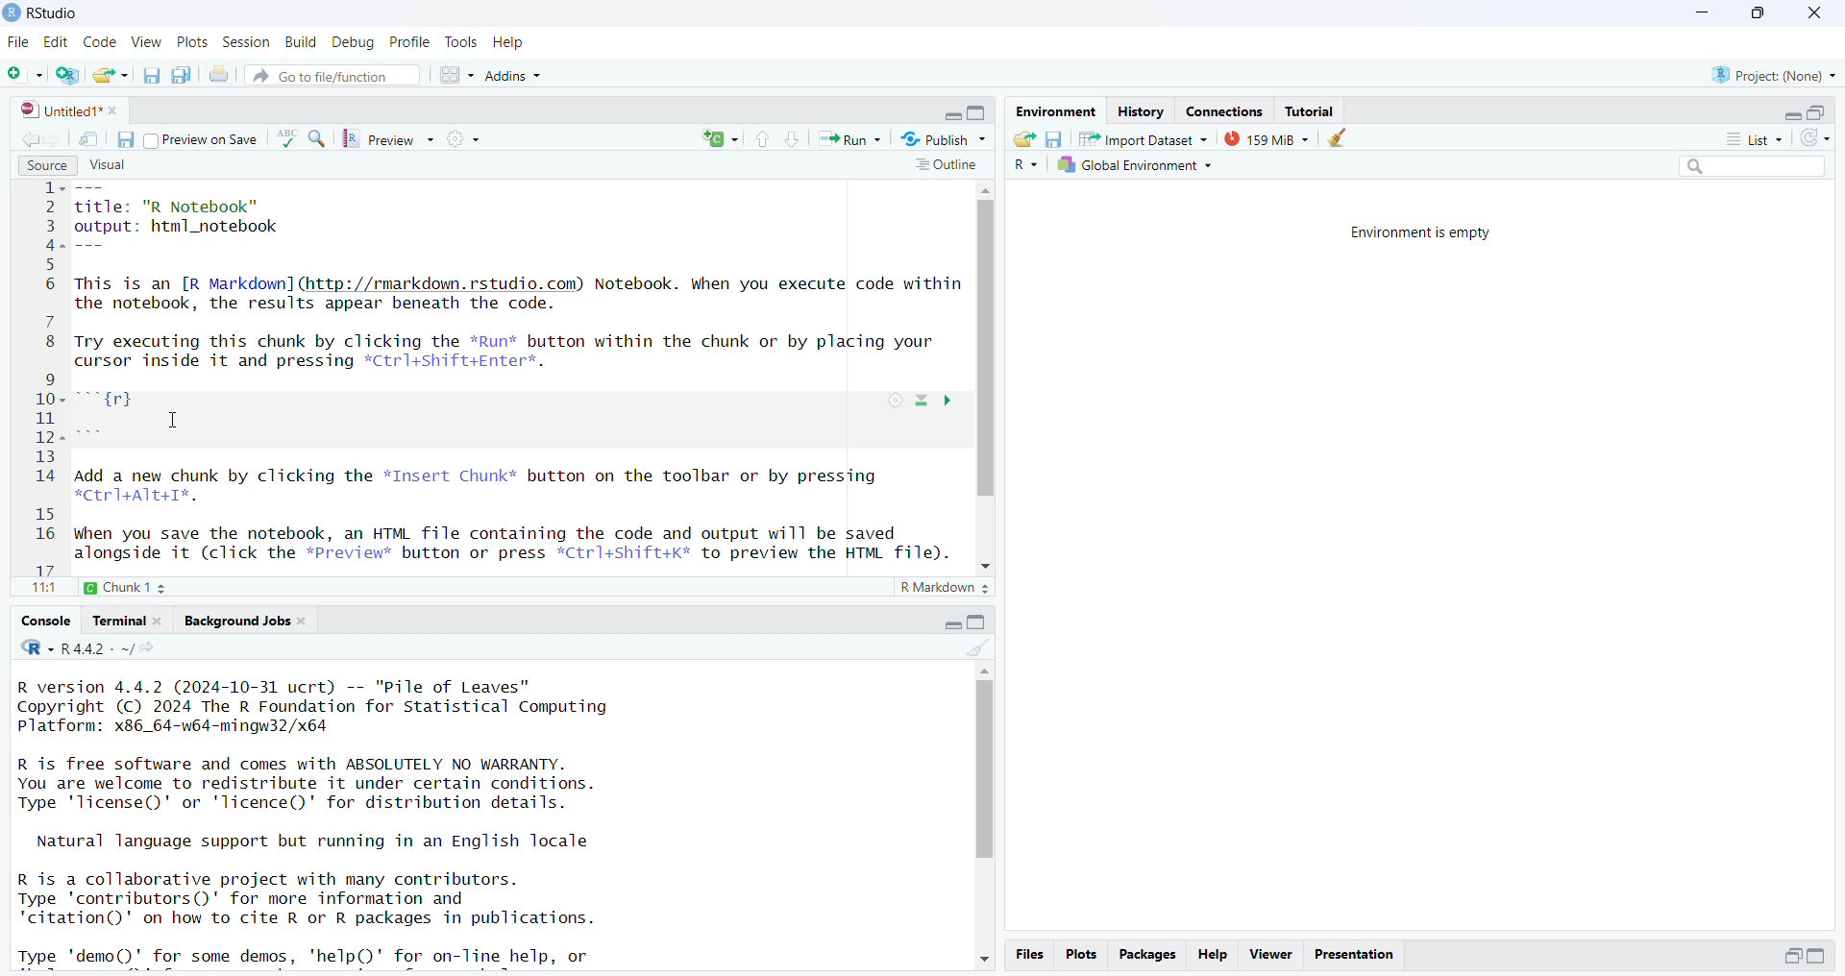 The height and width of the screenshot is (976, 1845). What do you see at coordinates (978, 114) in the screenshot?
I see `collapse` at bounding box center [978, 114].